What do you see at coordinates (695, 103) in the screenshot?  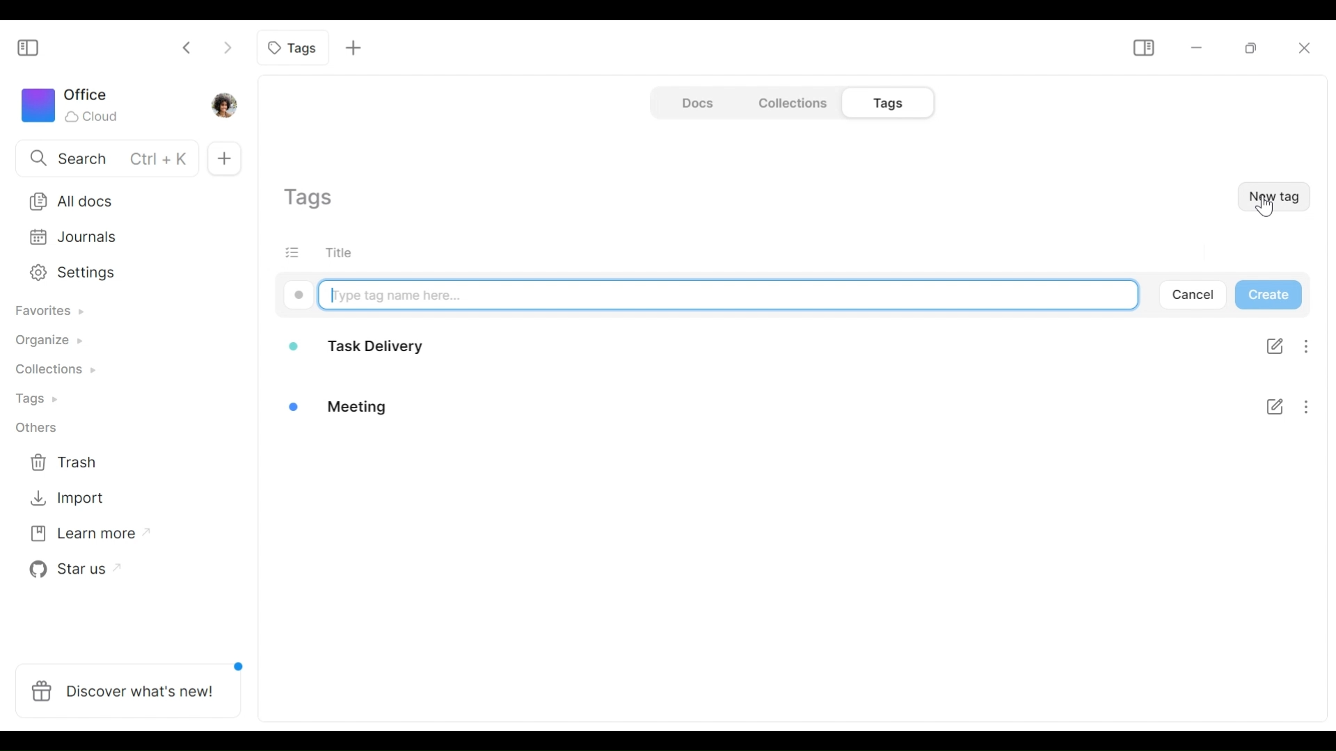 I see `Document` at bounding box center [695, 103].